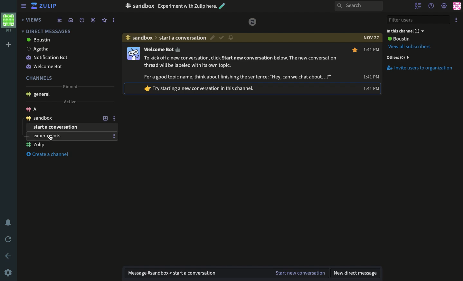 This screenshot has height=281, width=463. What do you see at coordinates (431, 5) in the screenshot?
I see `Help` at bounding box center [431, 5].